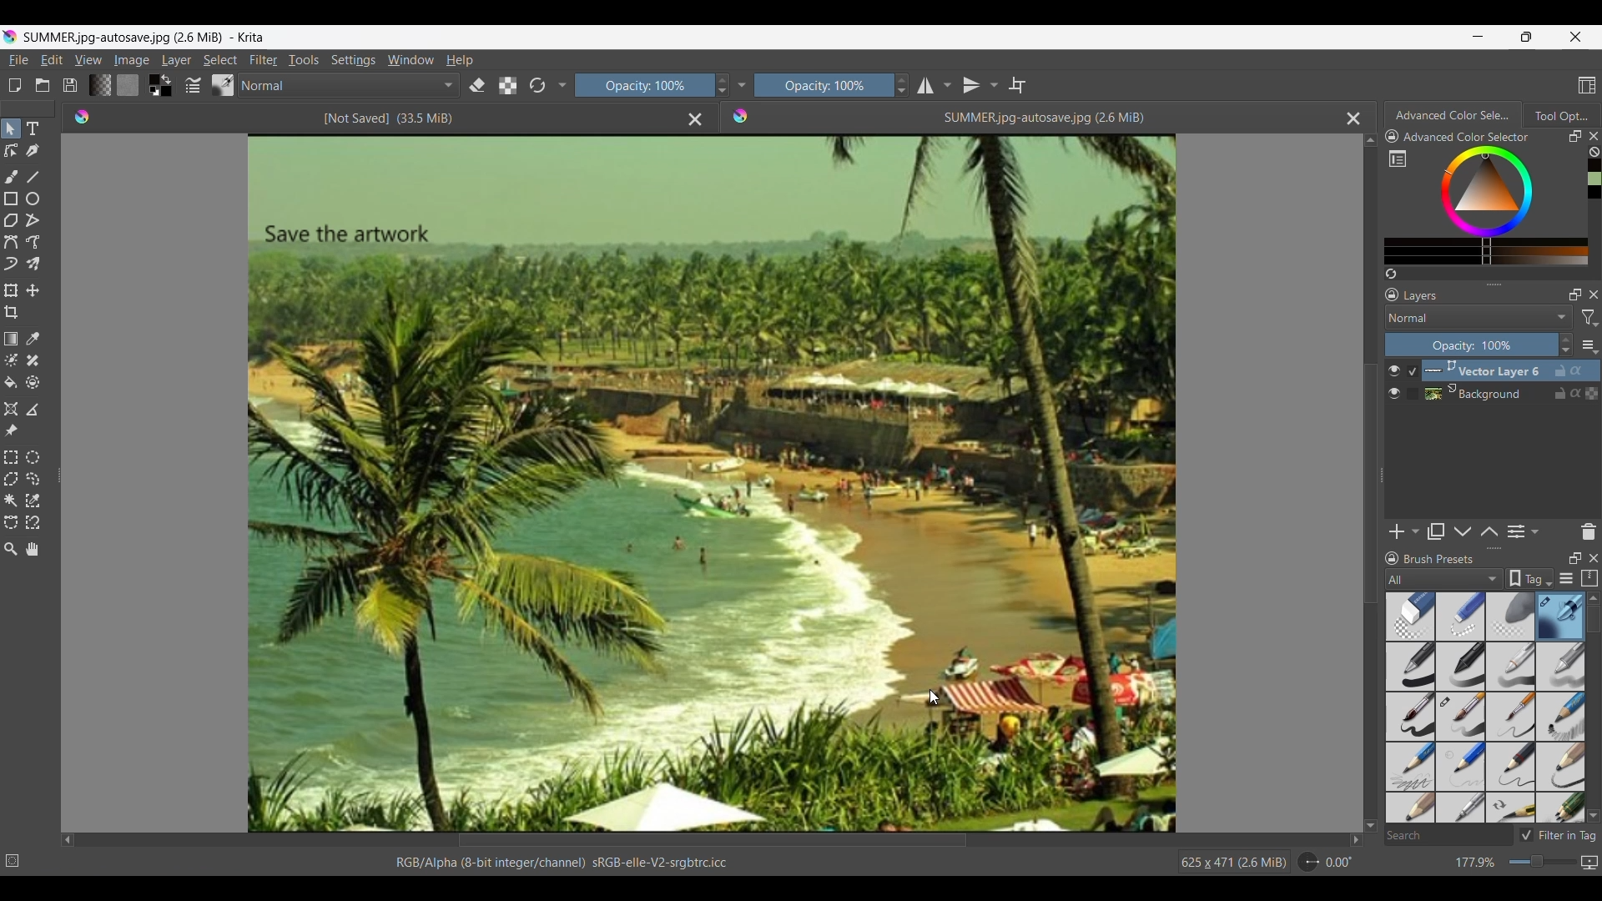  Describe the element at coordinates (33, 198) in the screenshot. I see `Ellipse tool` at that location.